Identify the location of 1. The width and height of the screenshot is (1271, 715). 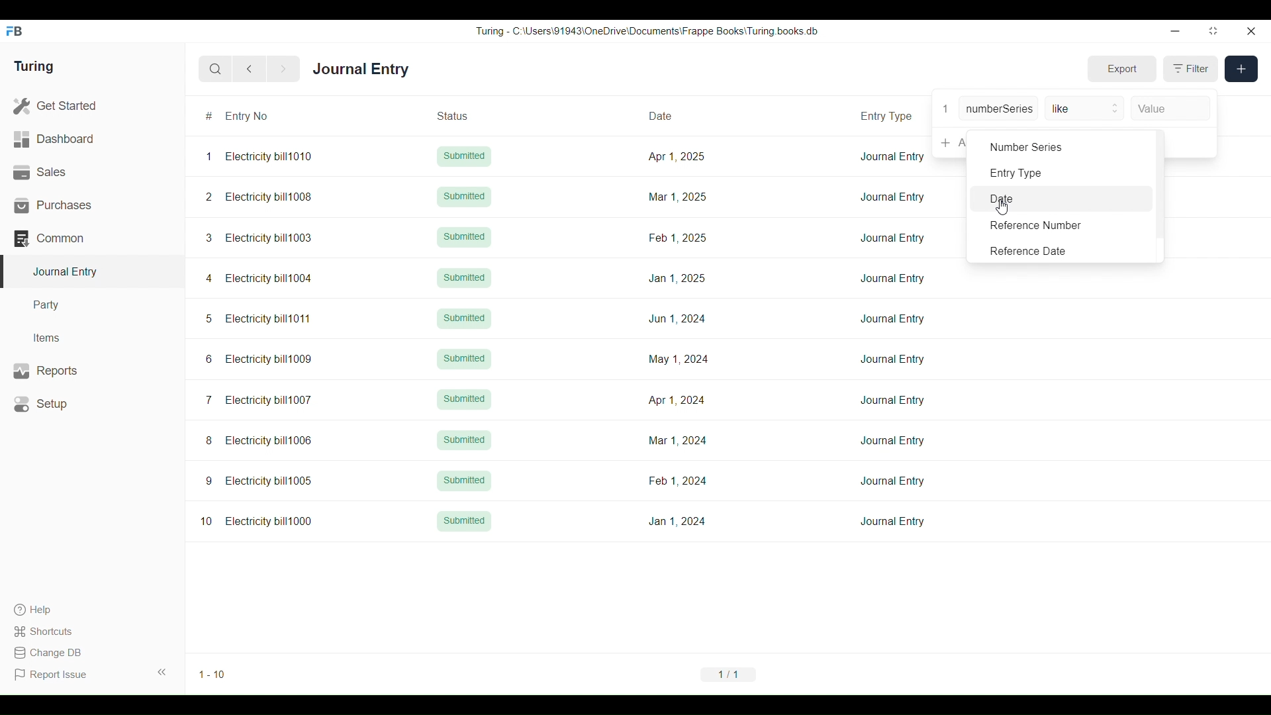
(946, 109).